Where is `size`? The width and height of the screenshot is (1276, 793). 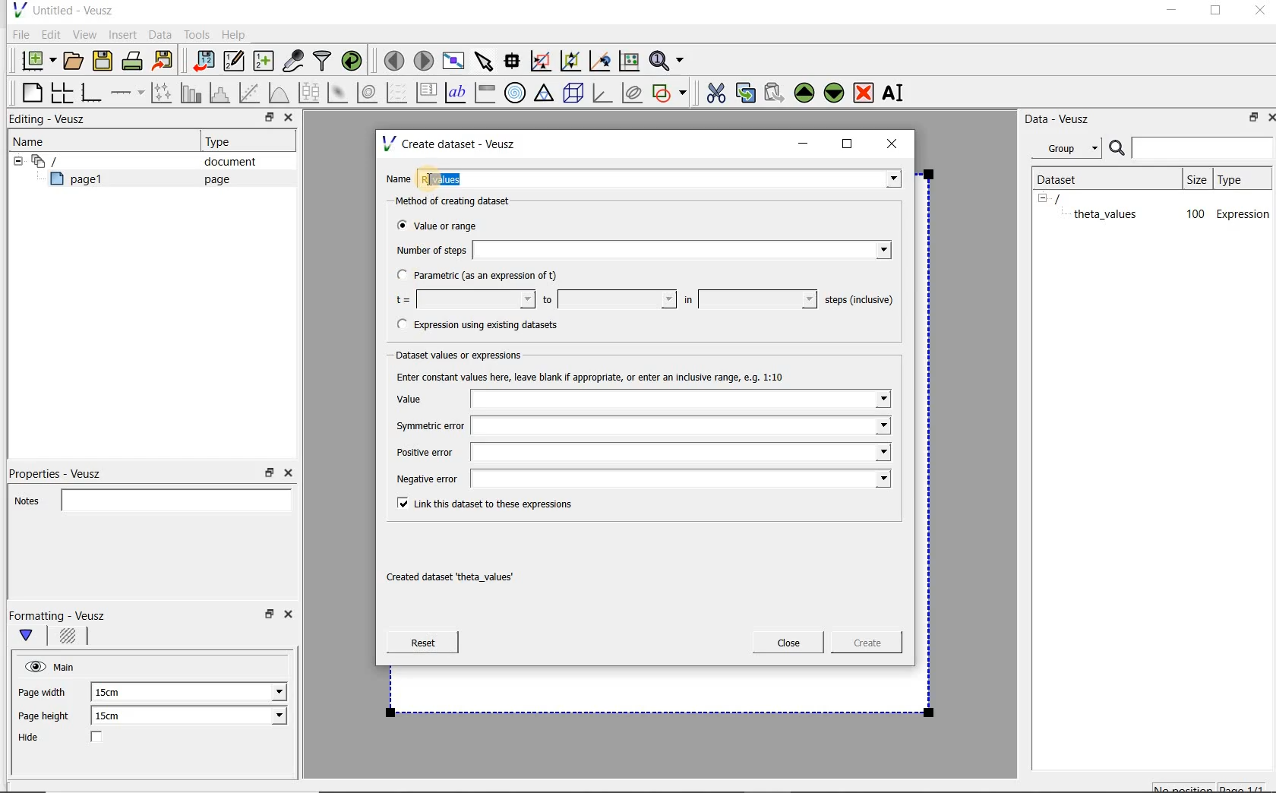
size is located at coordinates (1195, 177).